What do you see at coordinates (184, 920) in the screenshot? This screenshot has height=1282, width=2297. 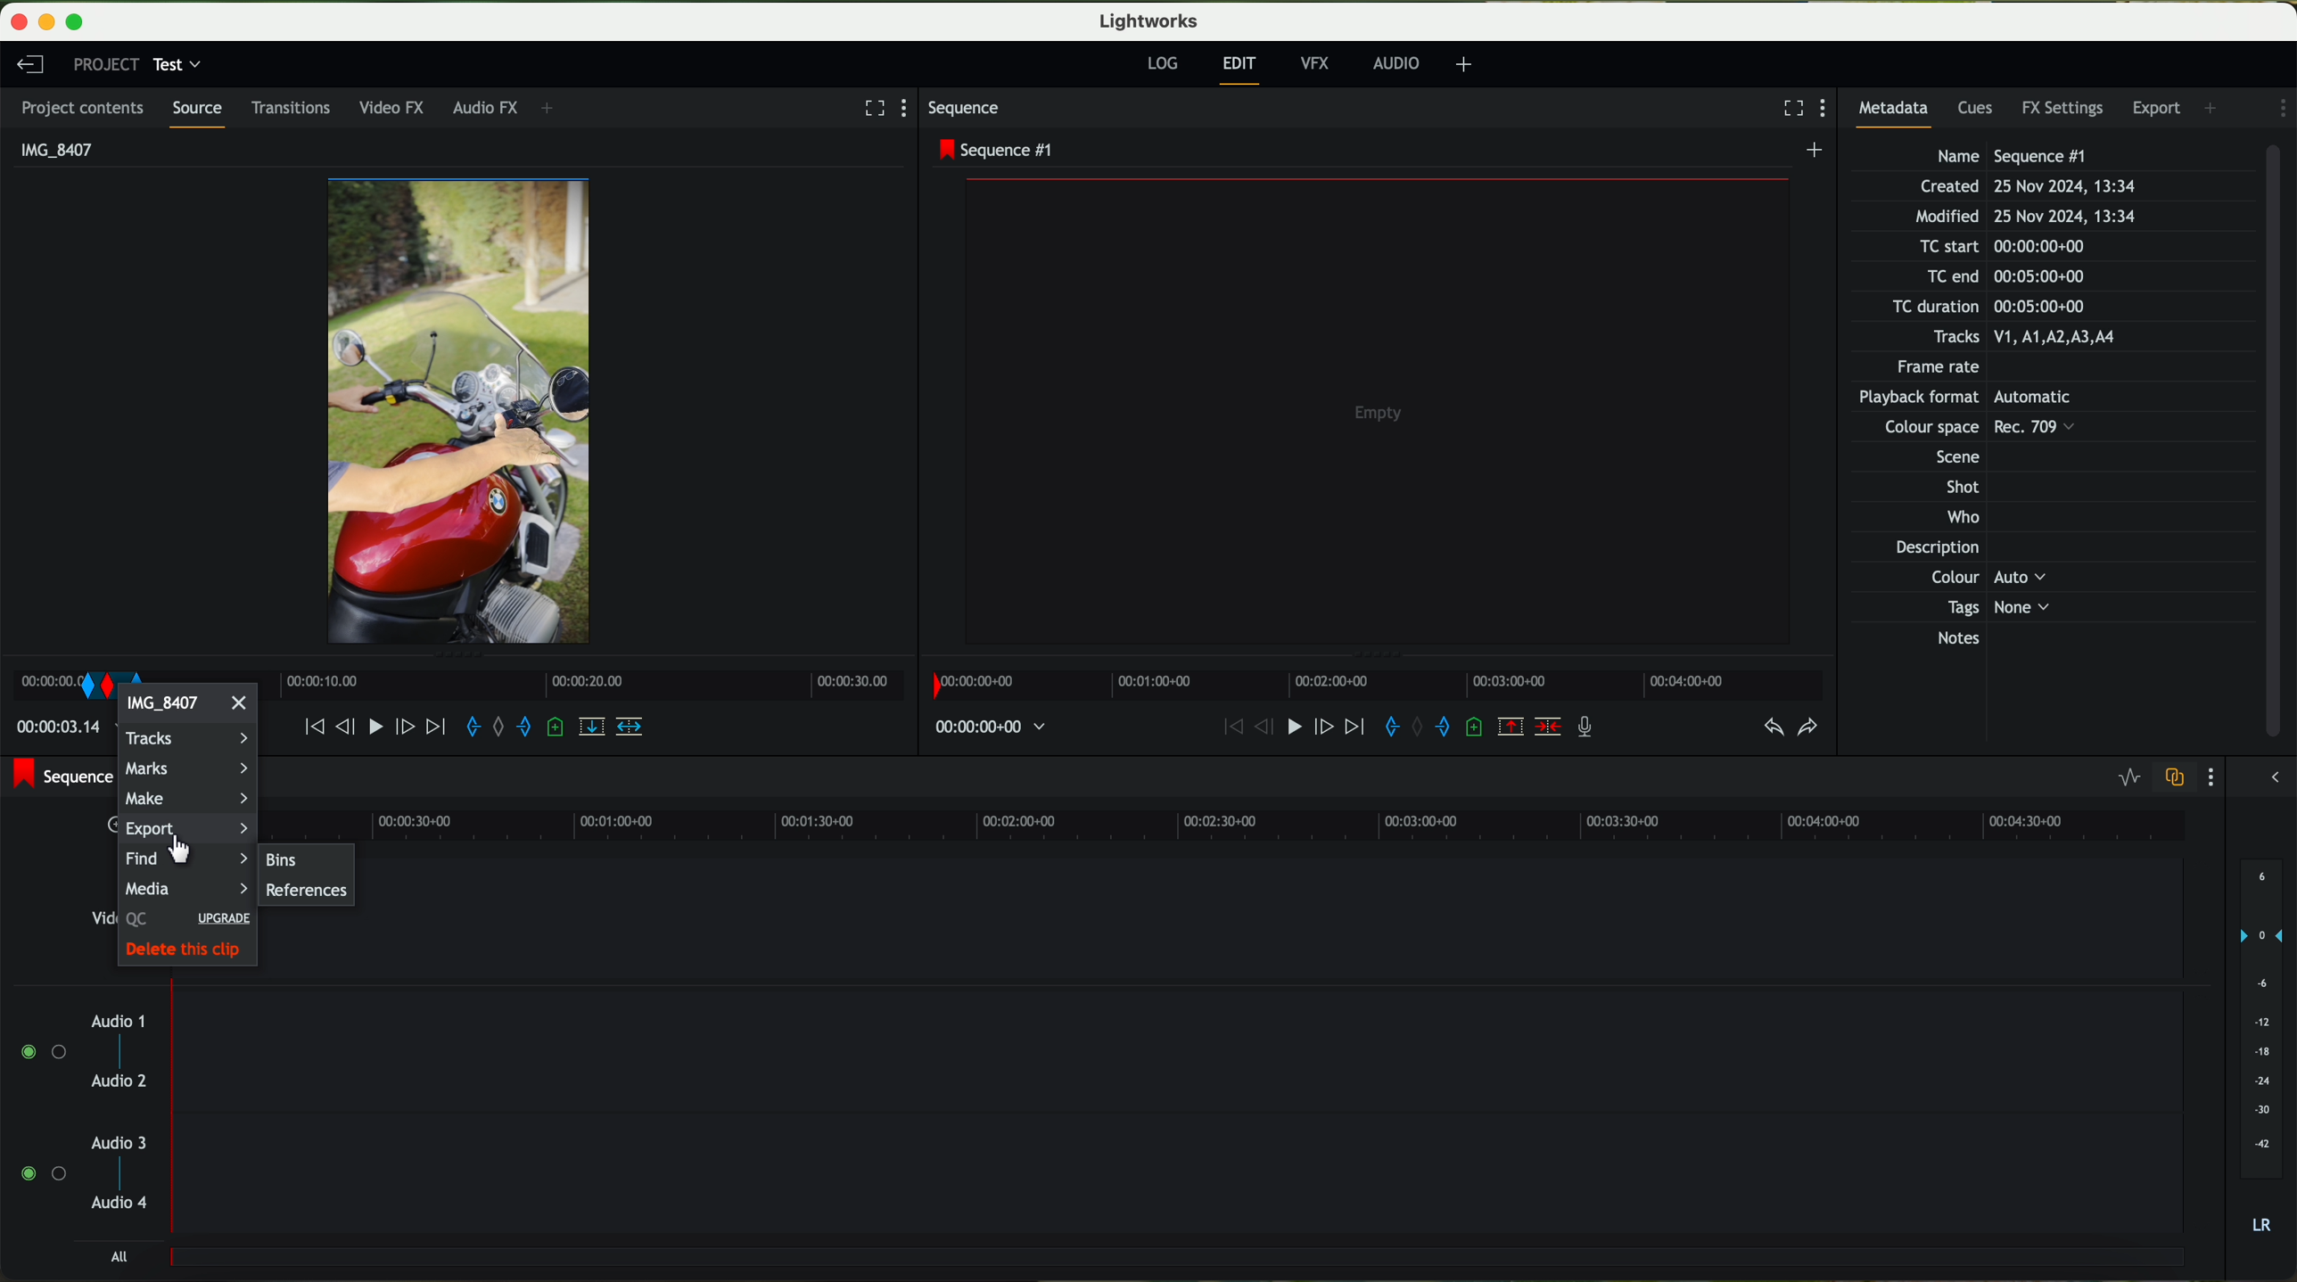 I see `upgrade QC` at bounding box center [184, 920].